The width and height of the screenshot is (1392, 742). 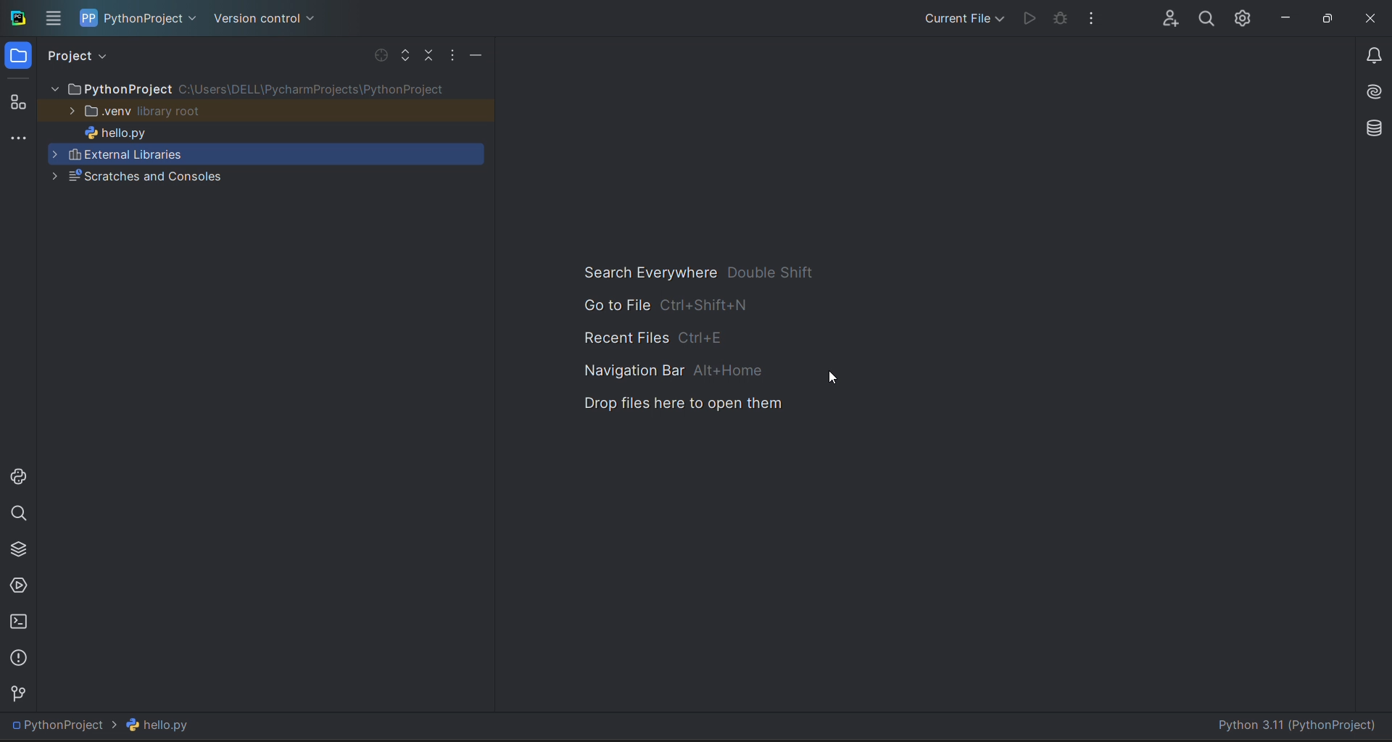 I want to click on project view, so click(x=78, y=56).